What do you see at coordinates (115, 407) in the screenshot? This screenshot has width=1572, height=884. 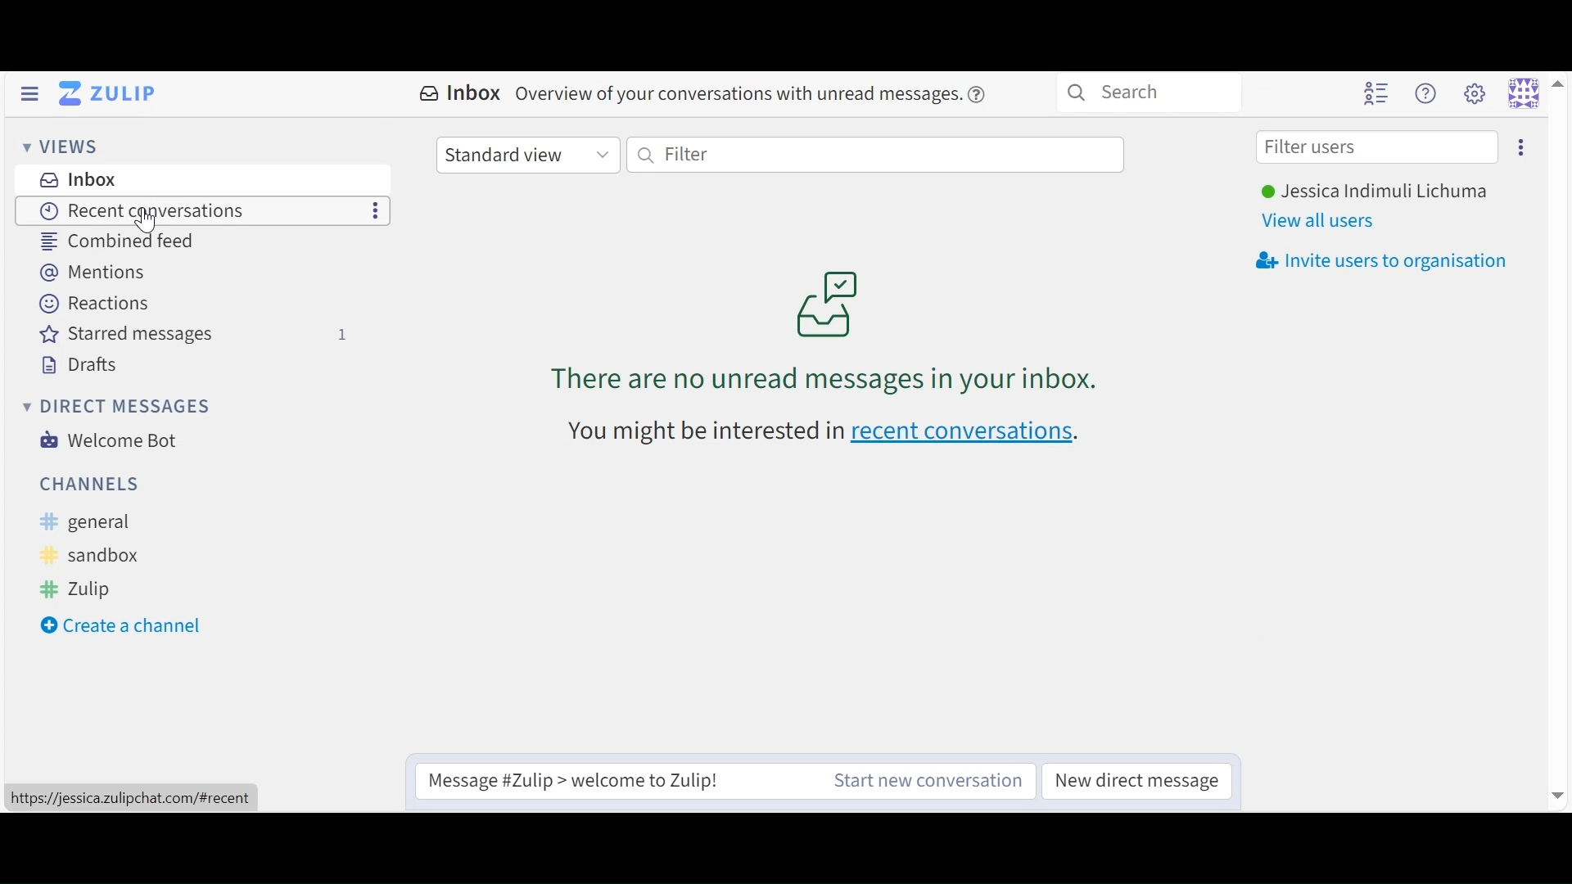 I see `Direct Messages` at bounding box center [115, 407].